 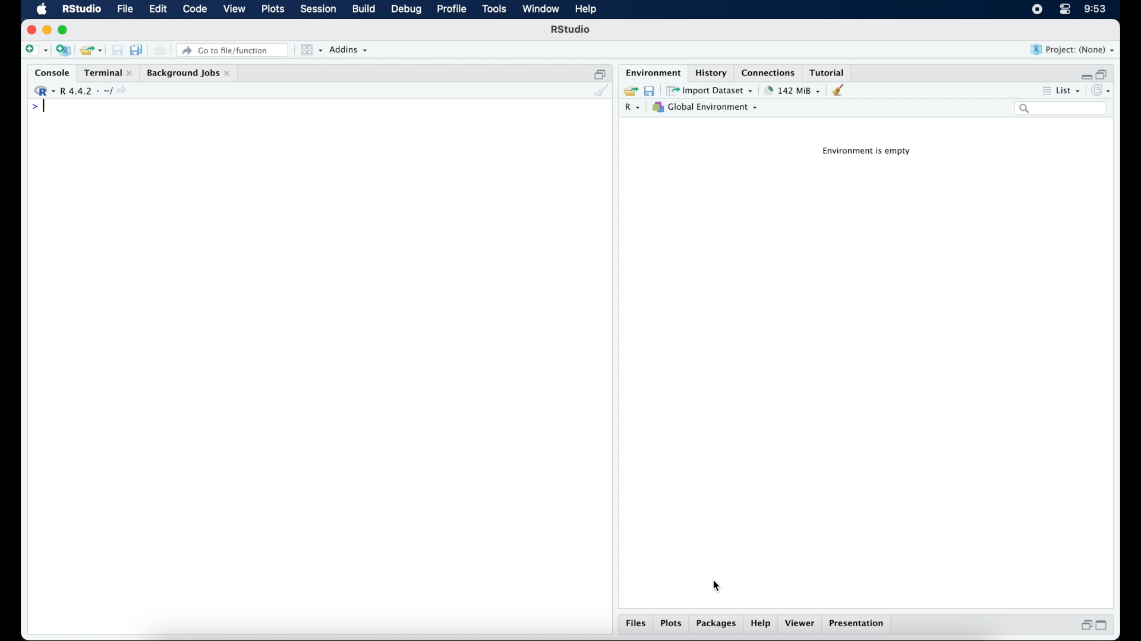 I want to click on R Studio, so click(x=572, y=30).